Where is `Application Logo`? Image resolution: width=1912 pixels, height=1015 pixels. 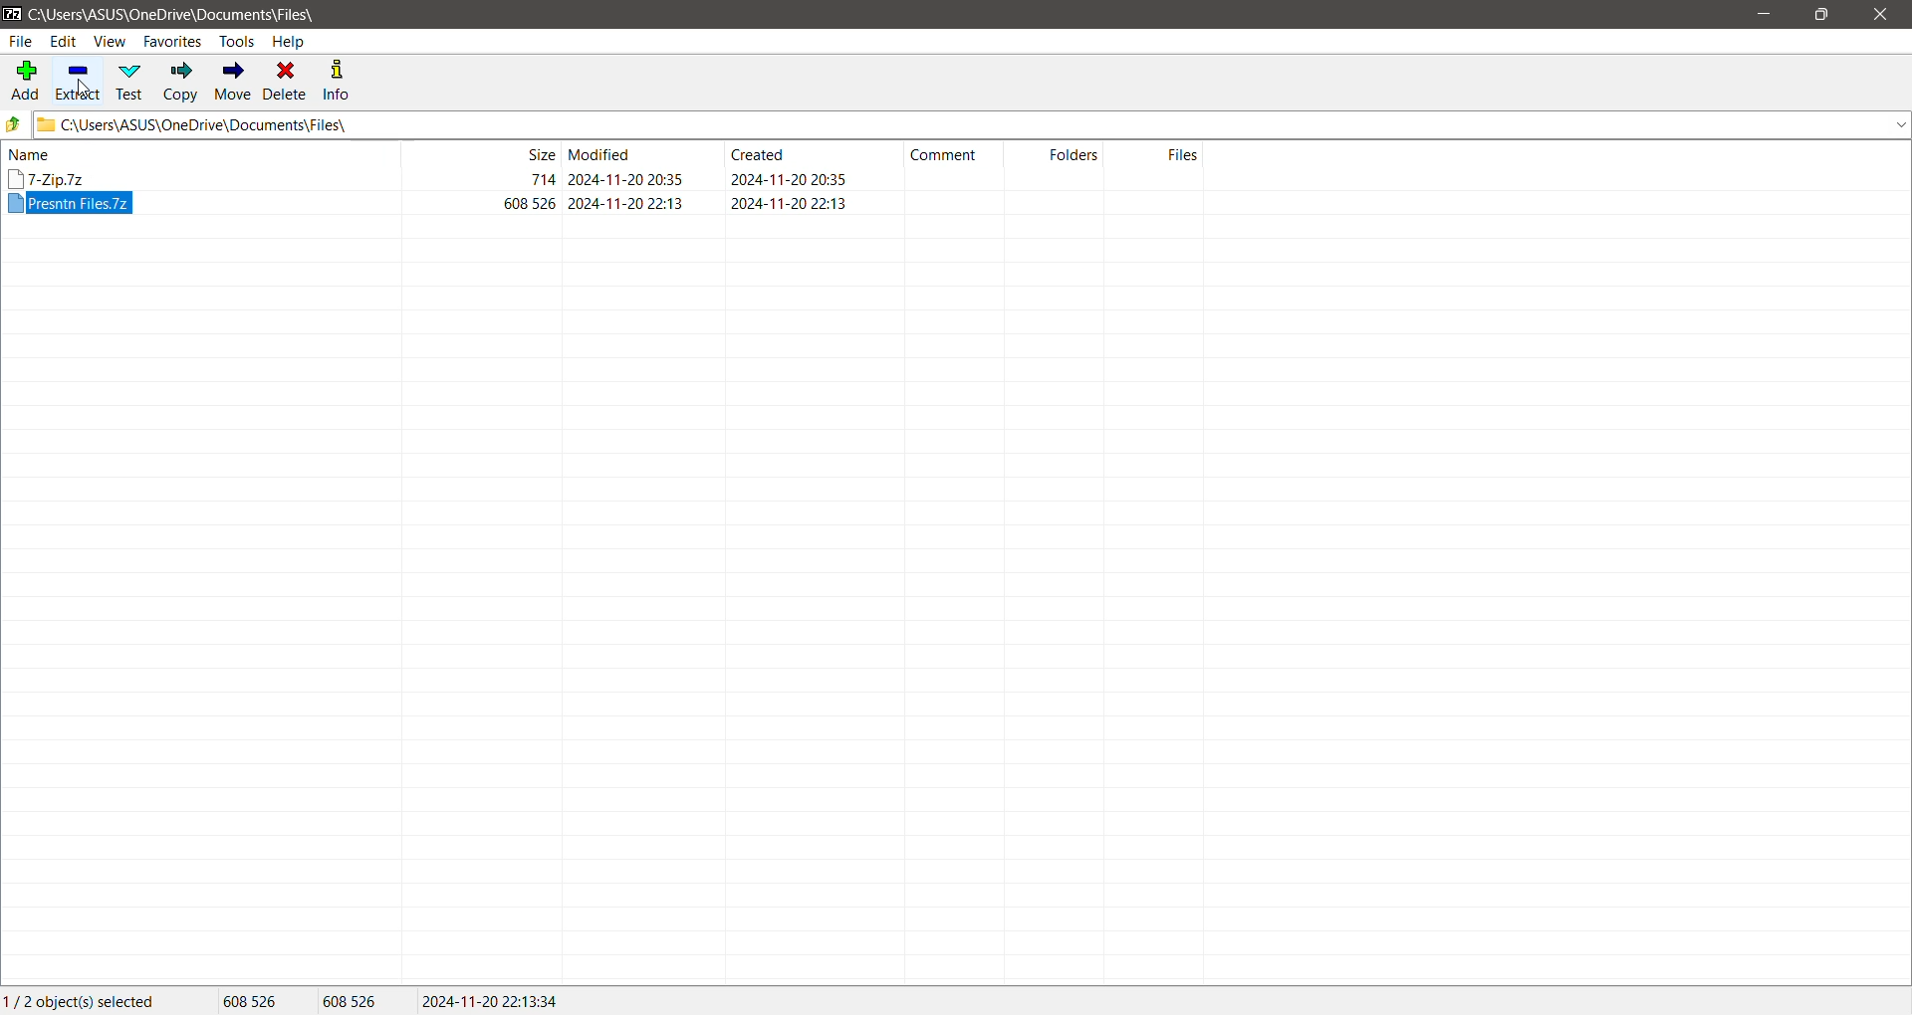
Application Logo is located at coordinates (12, 13).